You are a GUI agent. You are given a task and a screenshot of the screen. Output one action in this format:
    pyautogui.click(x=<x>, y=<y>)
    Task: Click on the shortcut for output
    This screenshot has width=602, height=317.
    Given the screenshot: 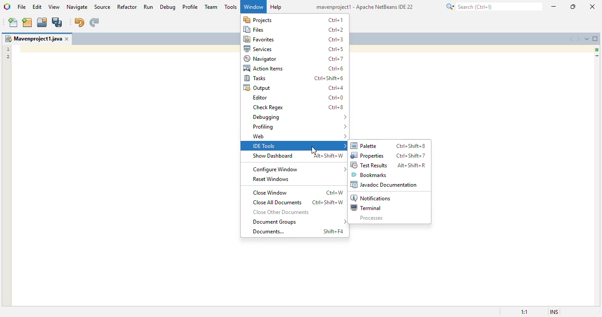 What is the action you would take?
    pyautogui.click(x=336, y=88)
    